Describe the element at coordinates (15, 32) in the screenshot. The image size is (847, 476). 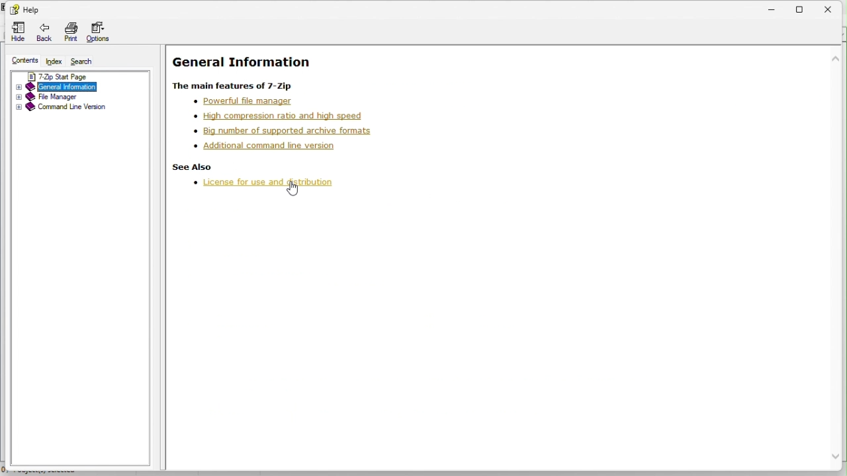
I see `hide` at that location.